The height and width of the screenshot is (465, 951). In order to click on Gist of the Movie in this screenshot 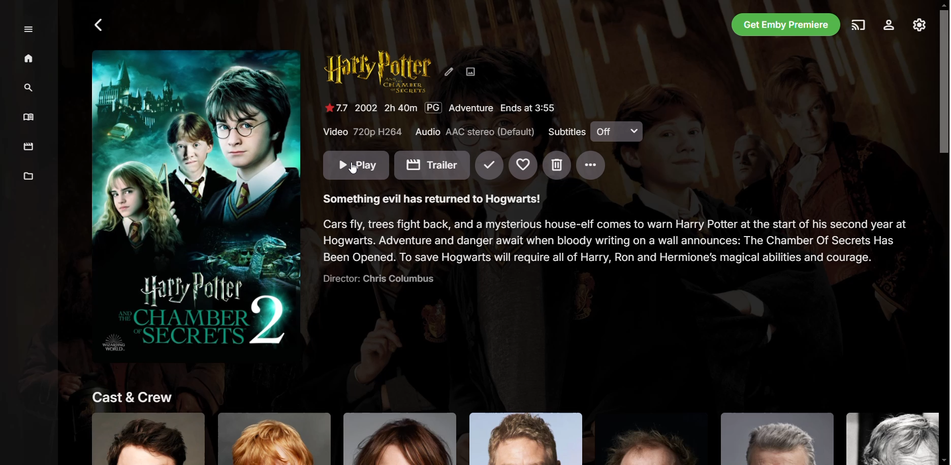, I will do `click(616, 248)`.